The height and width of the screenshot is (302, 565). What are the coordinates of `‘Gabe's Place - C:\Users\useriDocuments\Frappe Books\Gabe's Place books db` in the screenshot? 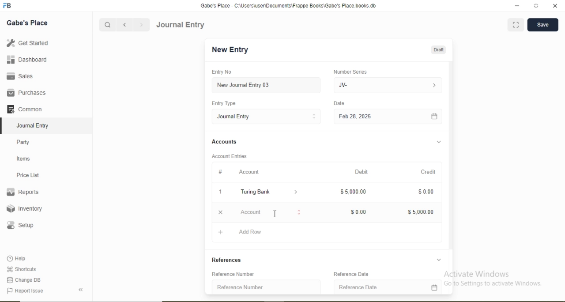 It's located at (288, 6).